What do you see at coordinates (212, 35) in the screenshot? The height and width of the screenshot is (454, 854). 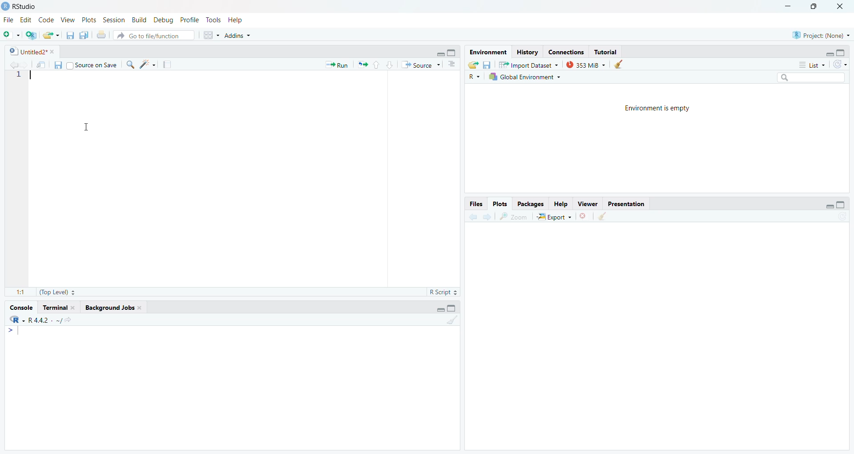 I see `workspace pane` at bounding box center [212, 35].